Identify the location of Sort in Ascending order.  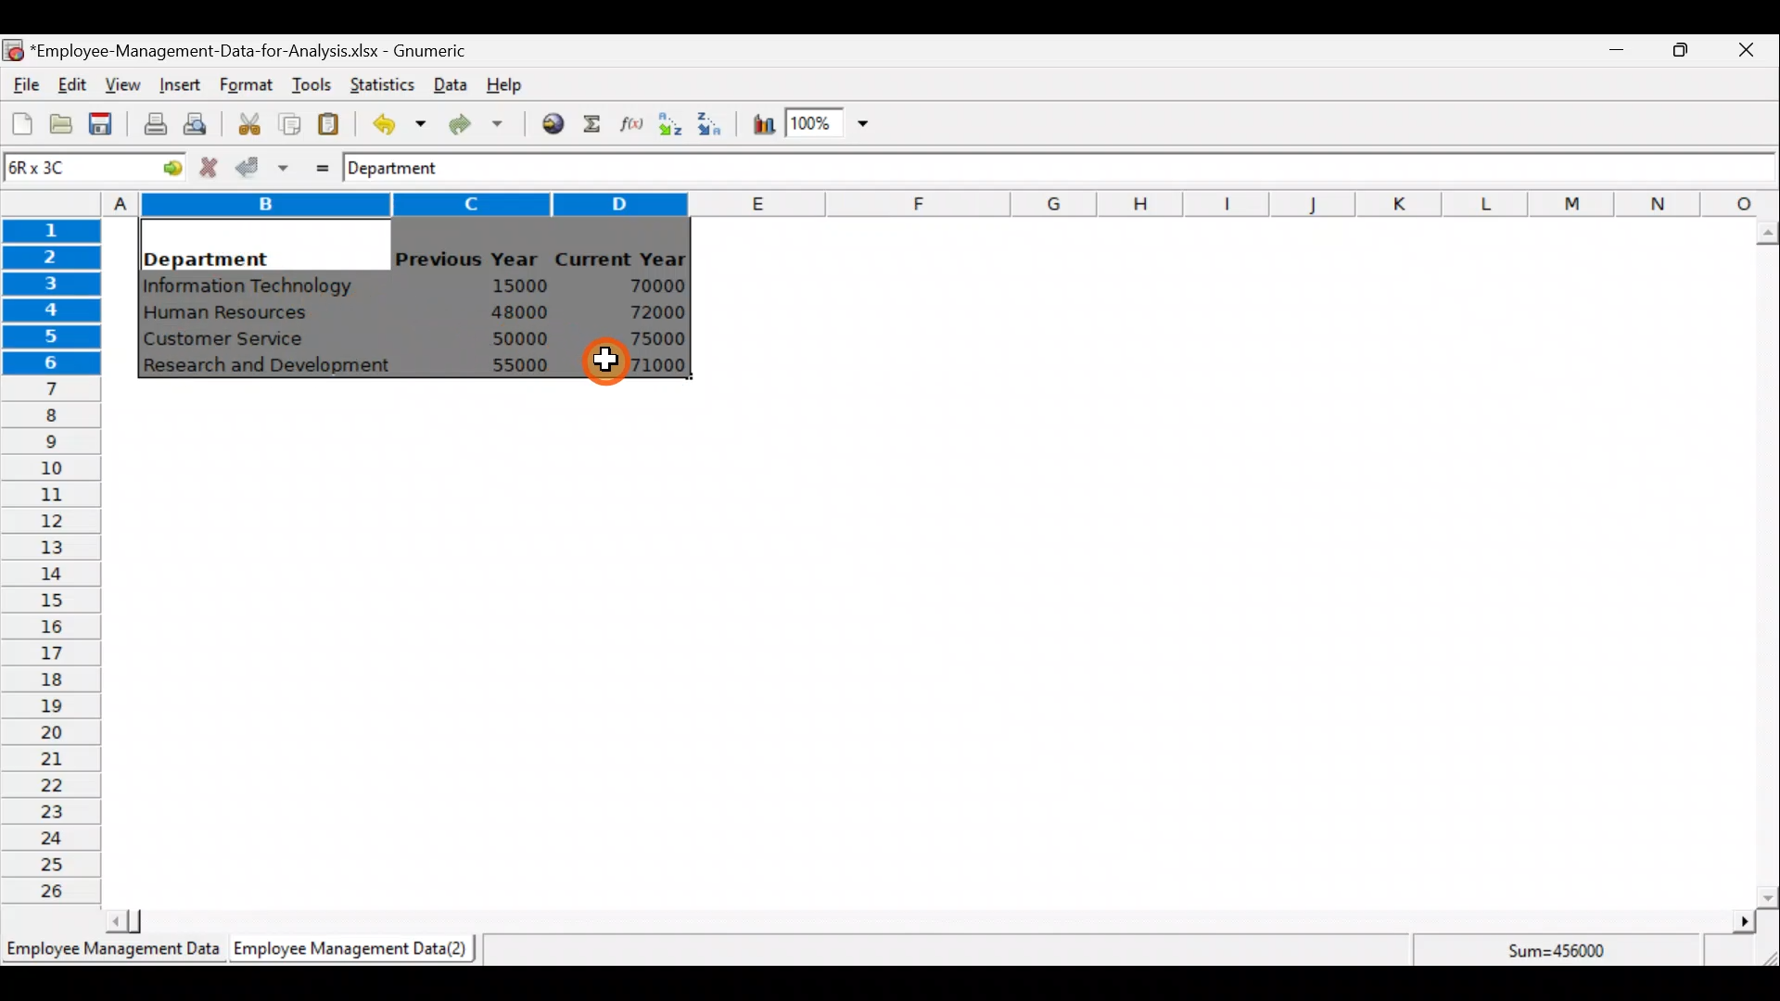
(669, 123).